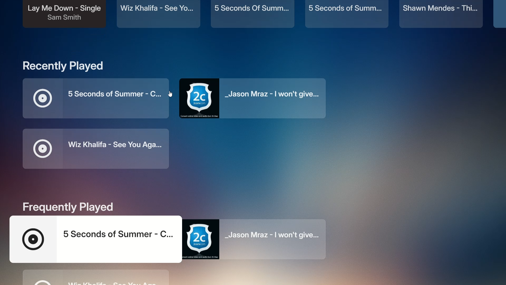  Describe the element at coordinates (69, 207) in the screenshot. I see `Frequently Played` at that location.